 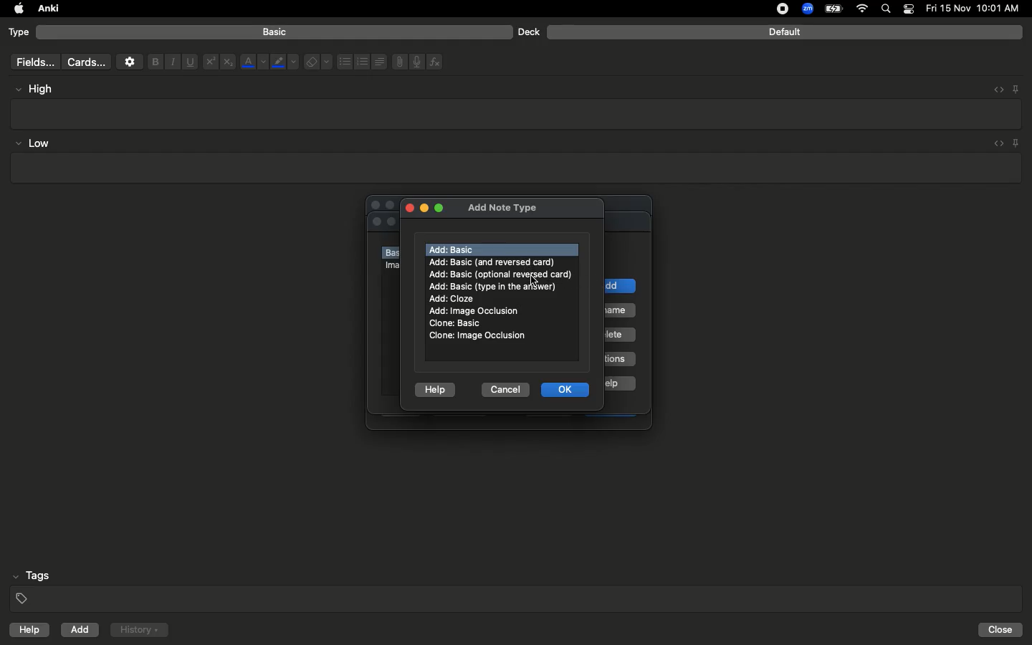 I want to click on Charge, so click(x=833, y=9).